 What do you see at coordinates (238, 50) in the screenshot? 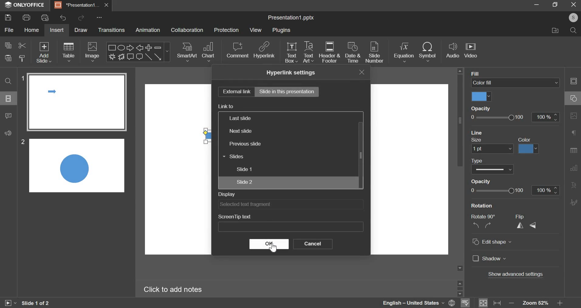
I see `comment` at bounding box center [238, 50].